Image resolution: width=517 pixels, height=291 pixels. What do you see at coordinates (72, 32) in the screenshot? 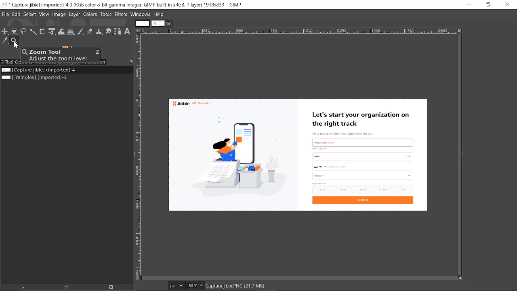
I see `Gradient tool` at bounding box center [72, 32].